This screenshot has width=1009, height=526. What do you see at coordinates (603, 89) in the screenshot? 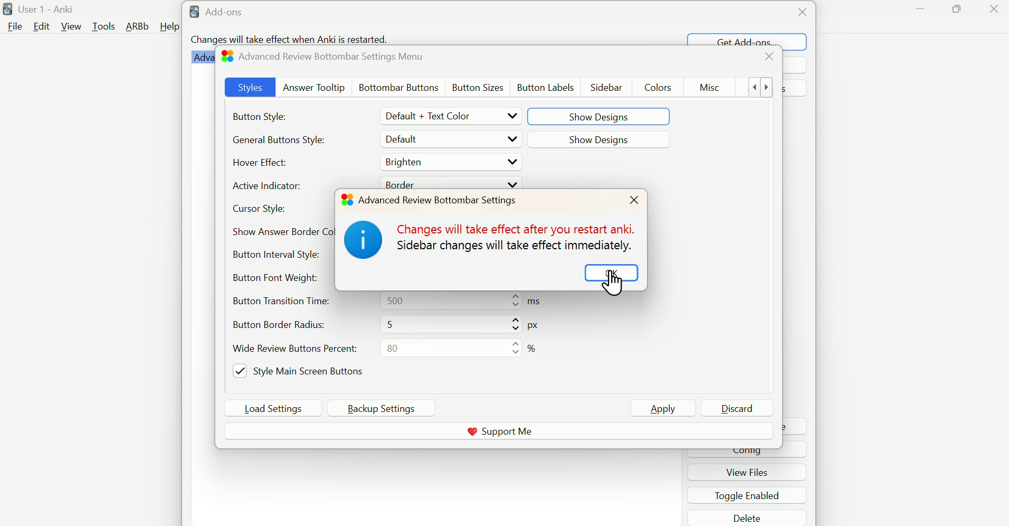
I see `Sidebar` at bounding box center [603, 89].